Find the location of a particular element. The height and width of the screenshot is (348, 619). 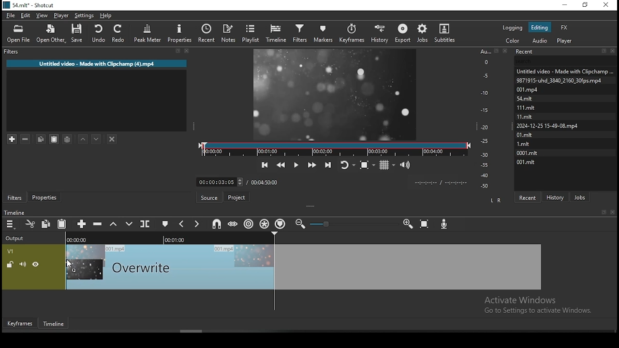

timeline is located at coordinates (168, 238).